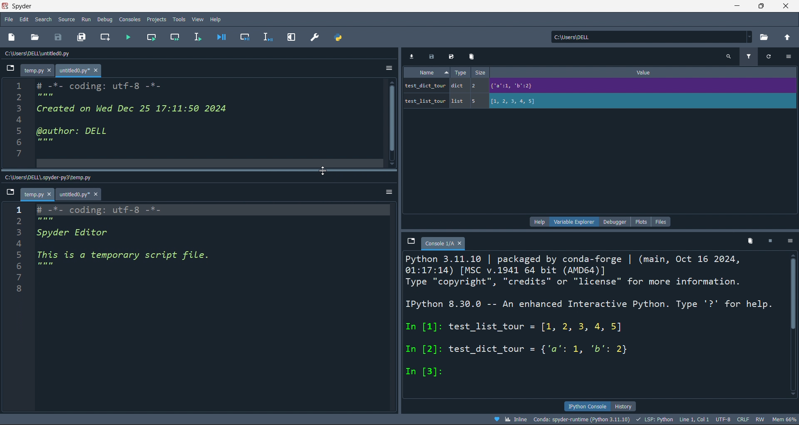 Image resolution: width=799 pixels, height=425 pixels. Describe the element at coordinates (80, 195) in the screenshot. I see `untitledo.py* ` at that location.